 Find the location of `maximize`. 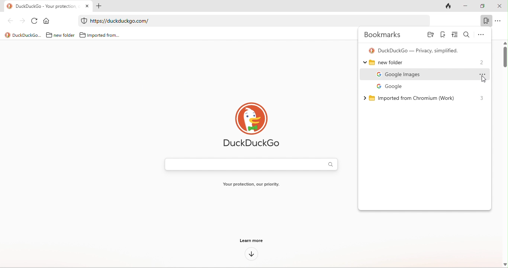

maximize is located at coordinates (484, 6).